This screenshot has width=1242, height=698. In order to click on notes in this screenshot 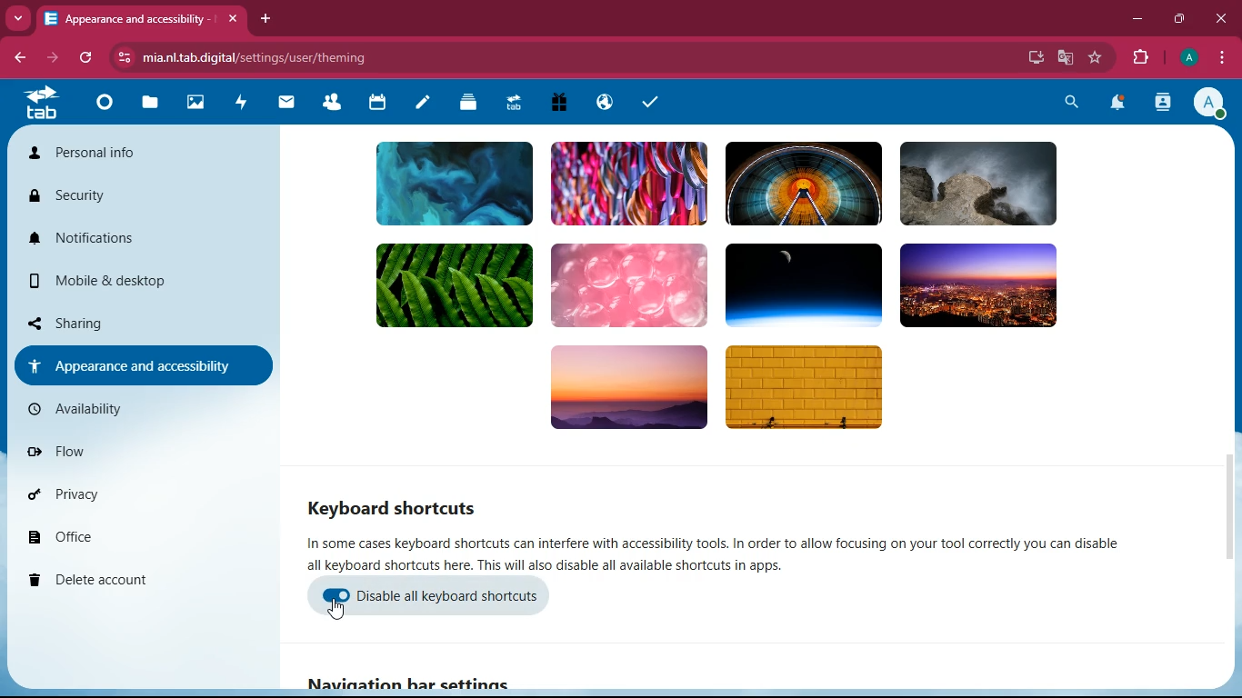, I will do `click(422, 105)`.